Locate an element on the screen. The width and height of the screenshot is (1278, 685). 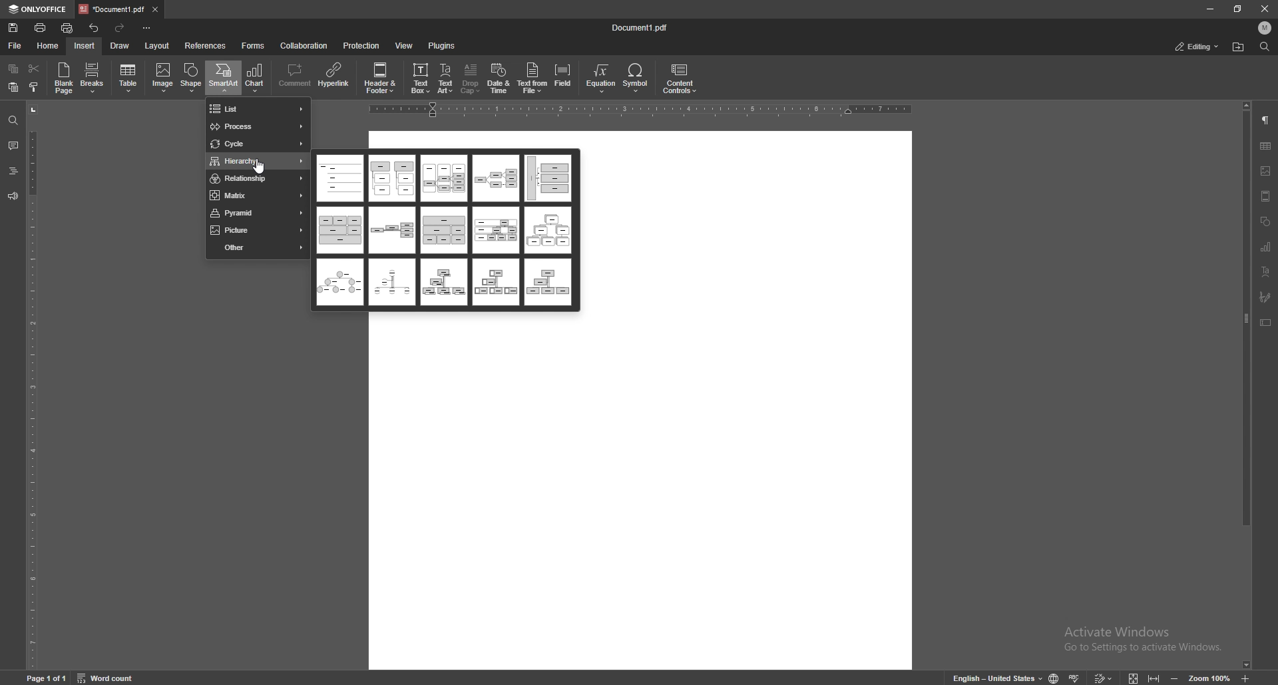
close tab is located at coordinates (156, 9).